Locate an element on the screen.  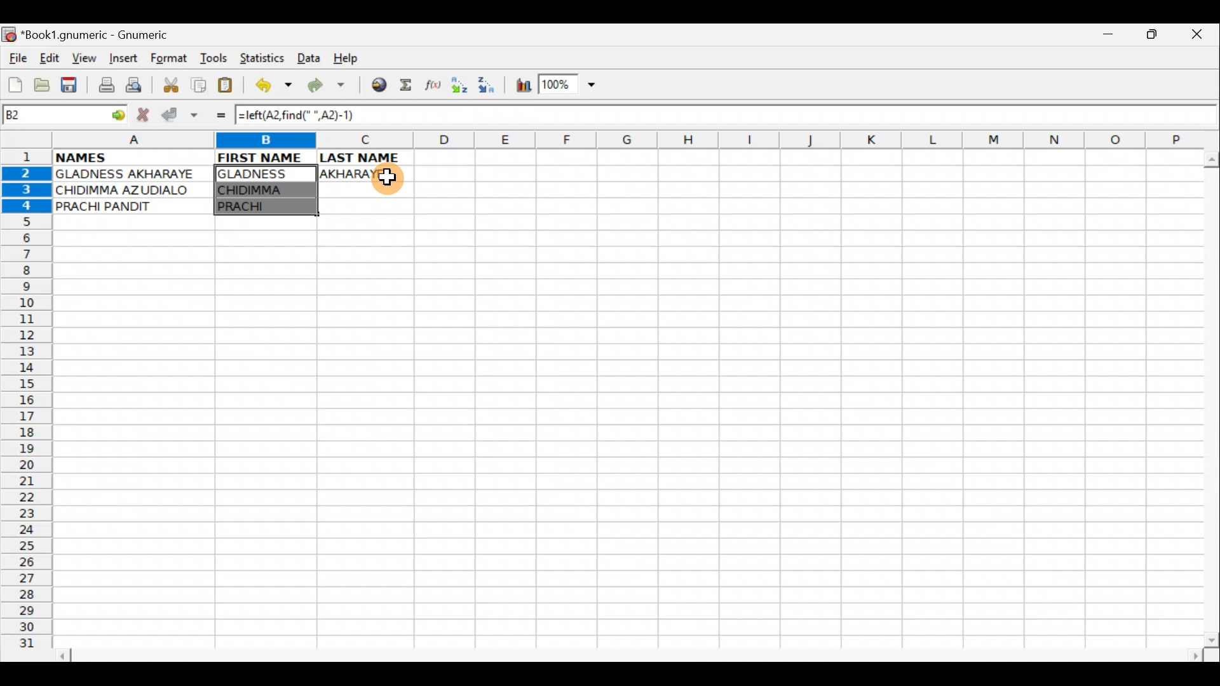
Sum in the current cell is located at coordinates (410, 86).